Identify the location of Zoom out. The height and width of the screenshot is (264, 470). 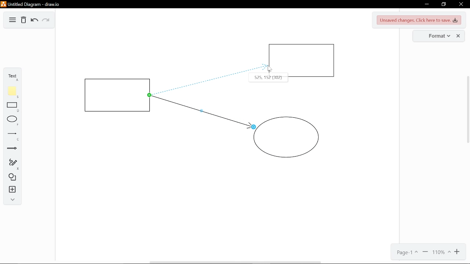
(424, 253).